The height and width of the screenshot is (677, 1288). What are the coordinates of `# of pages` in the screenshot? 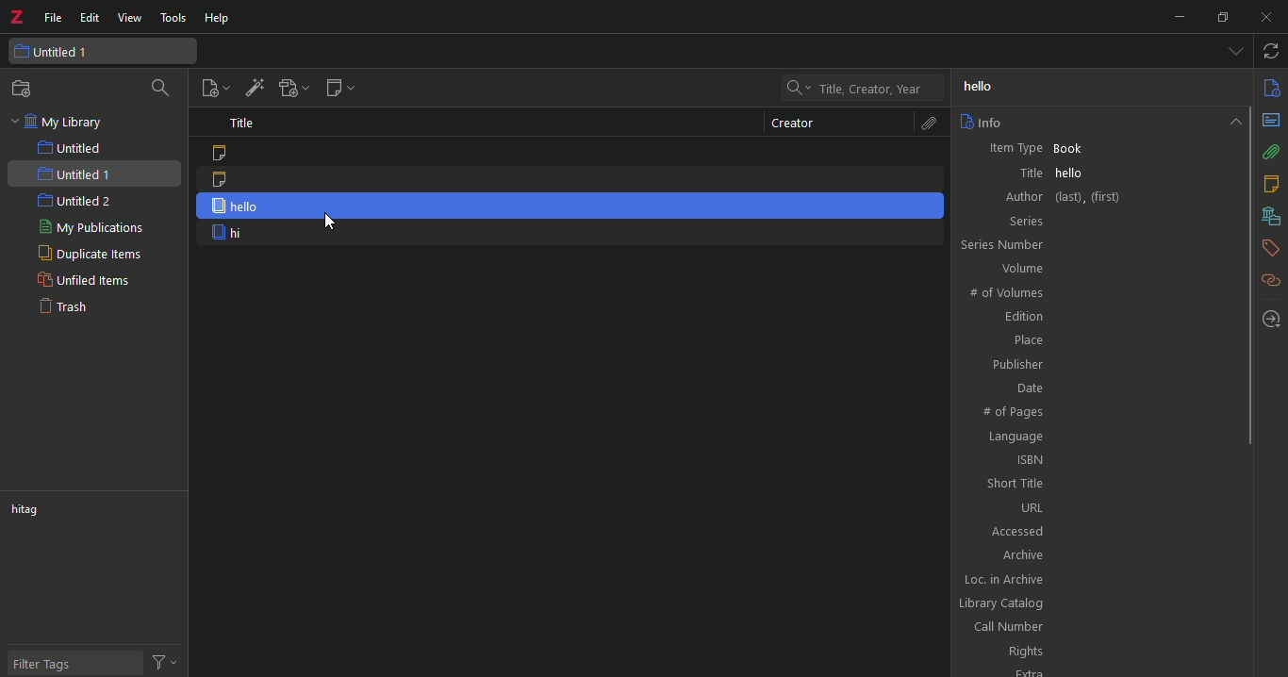 It's located at (1018, 412).